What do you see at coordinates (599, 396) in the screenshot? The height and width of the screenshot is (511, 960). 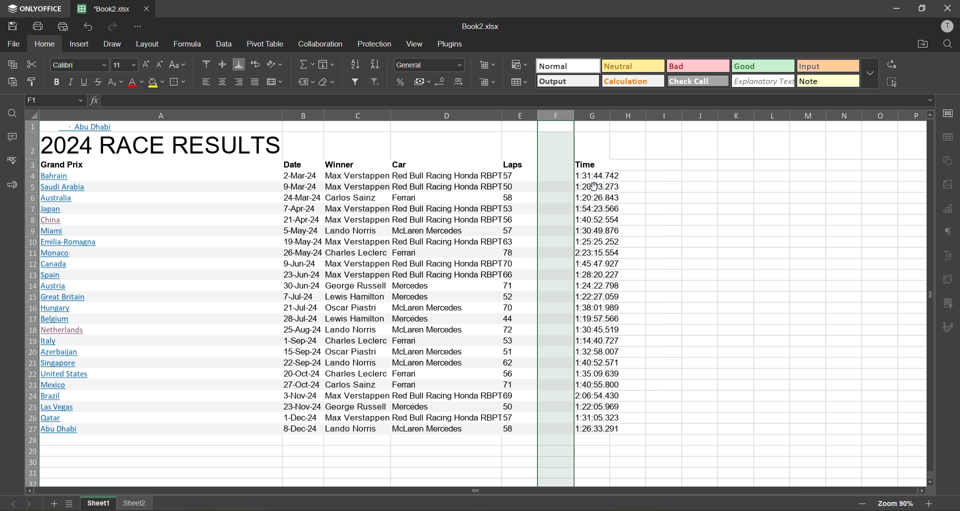 I see `12:06:54 430` at bounding box center [599, 396].